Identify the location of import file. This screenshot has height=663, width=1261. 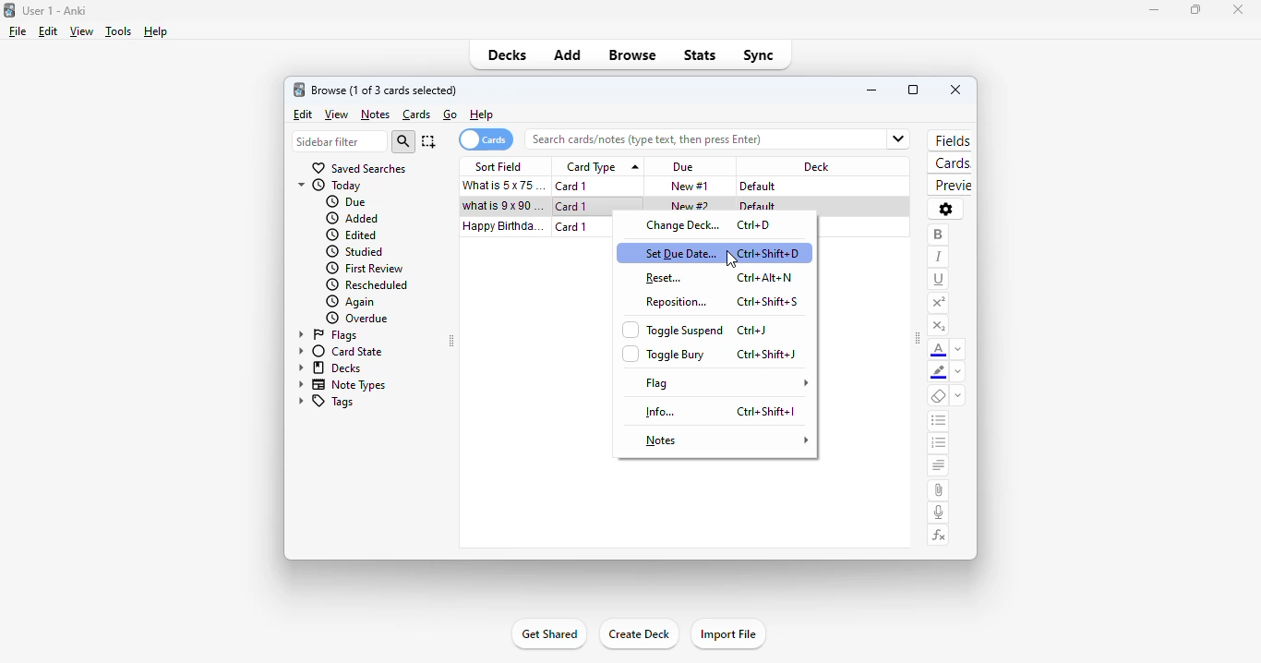
(729, 633).